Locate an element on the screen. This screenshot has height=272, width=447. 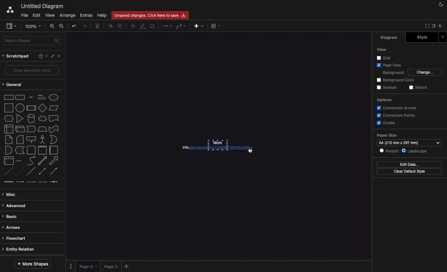
connector with 2 labels is located at coordinates (31, 182).